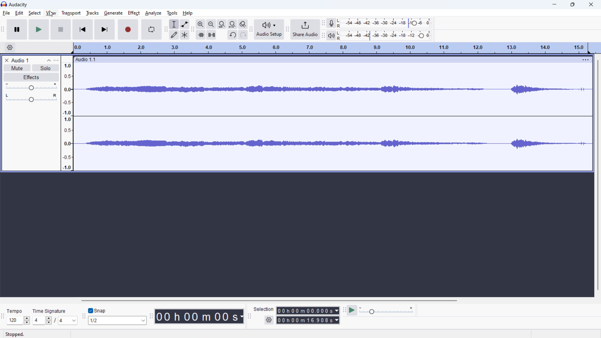 This screenshot has height=338, width=601. I want to click on envelop tool, so click(184, 24).